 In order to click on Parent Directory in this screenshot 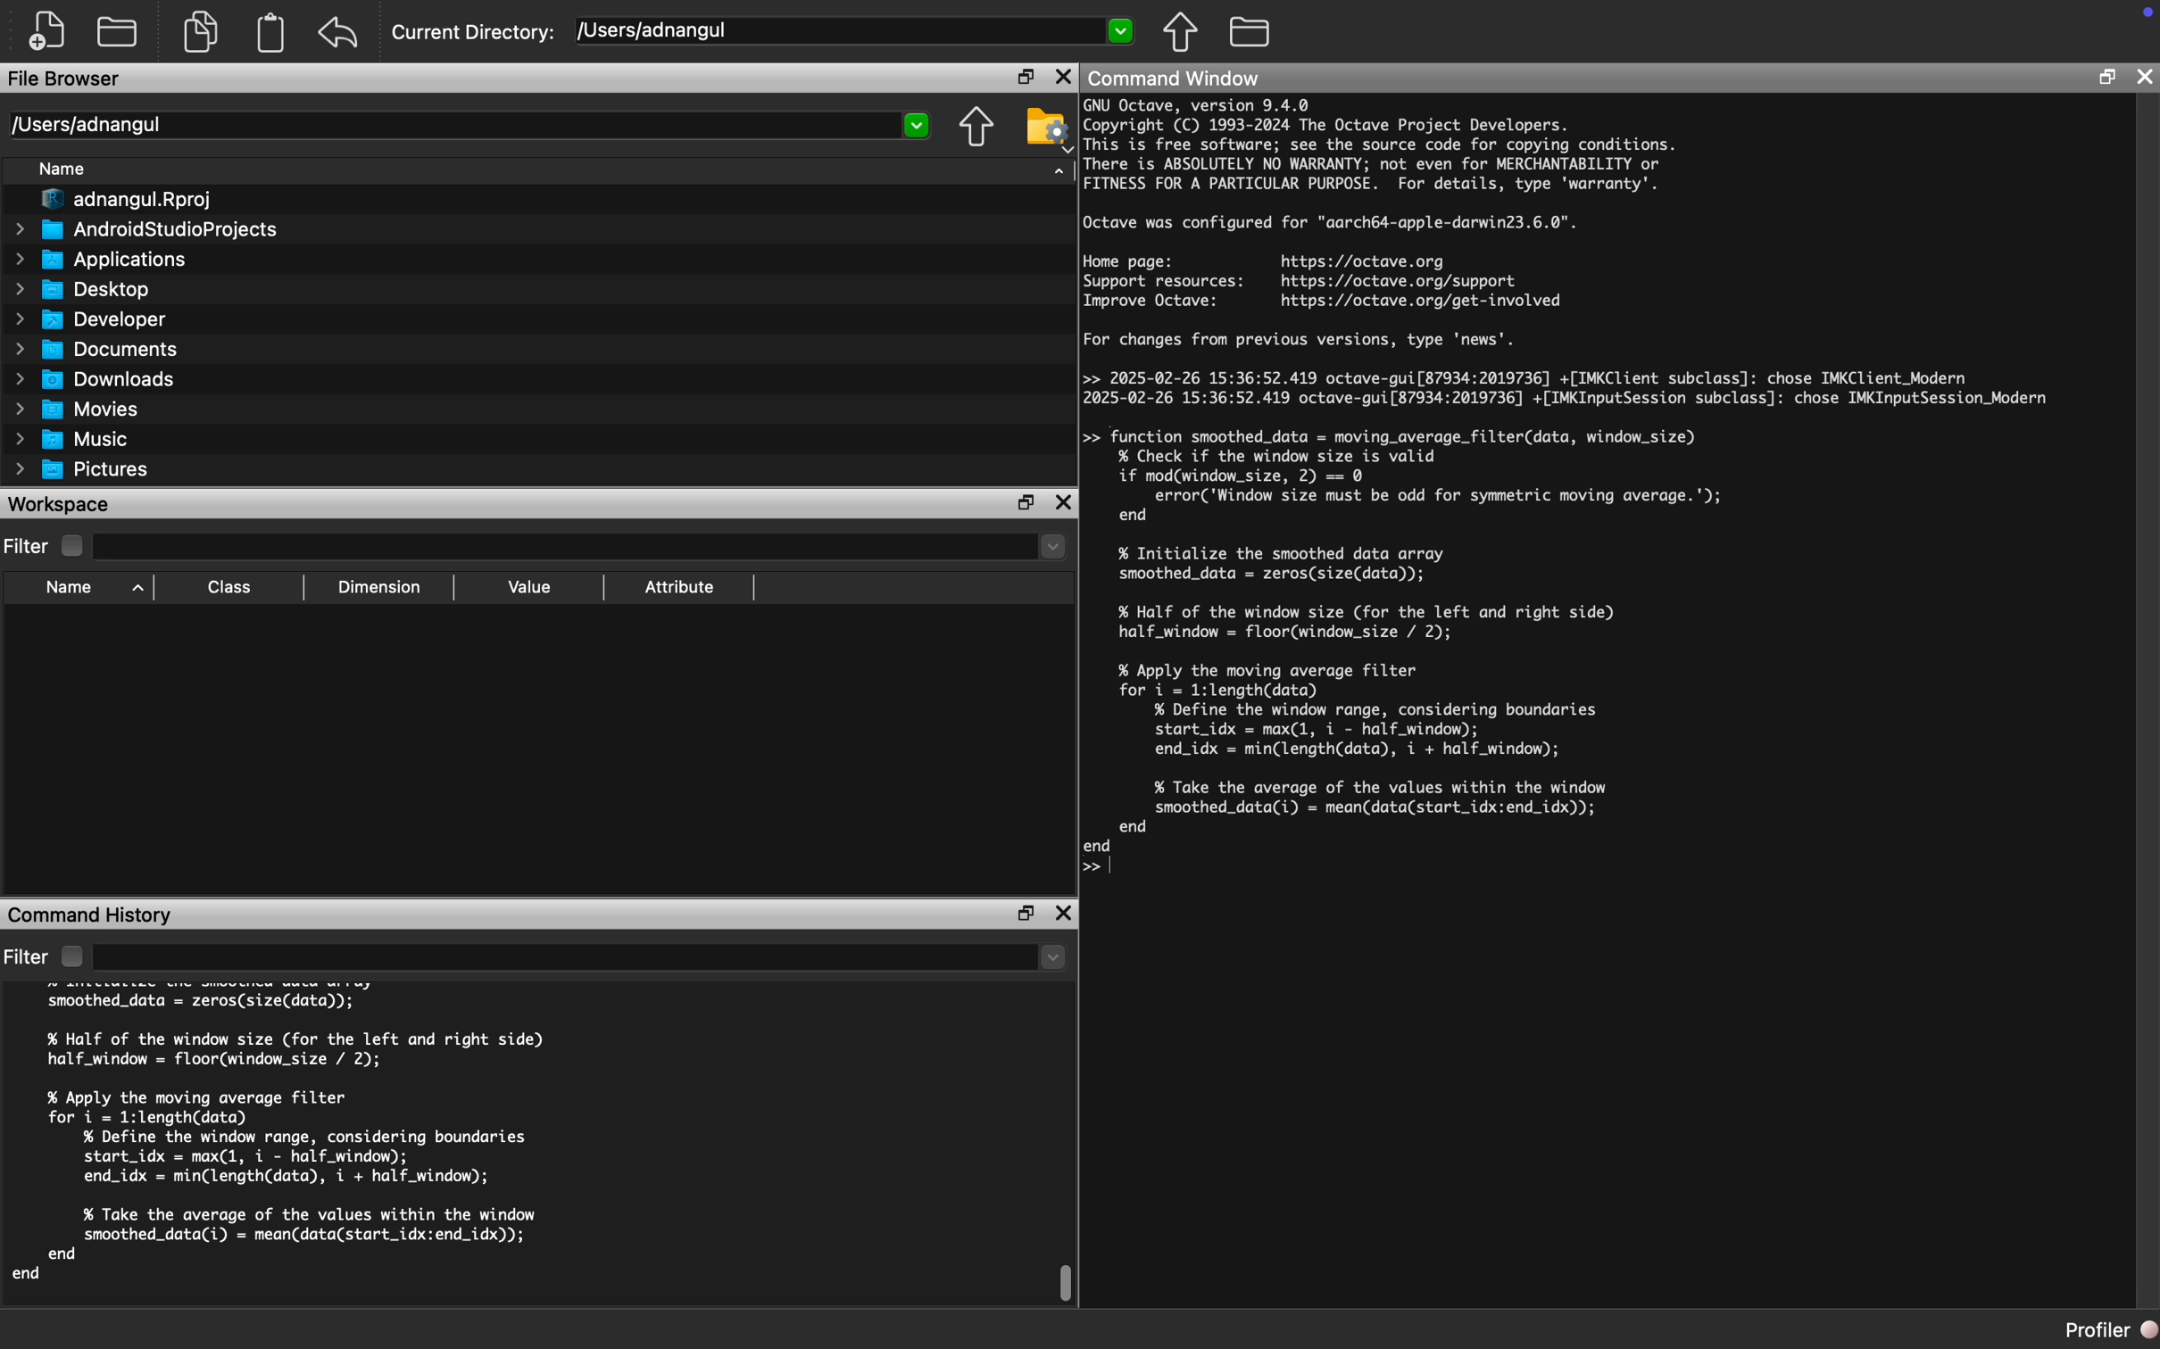, I will do `click(1183, 34)`.